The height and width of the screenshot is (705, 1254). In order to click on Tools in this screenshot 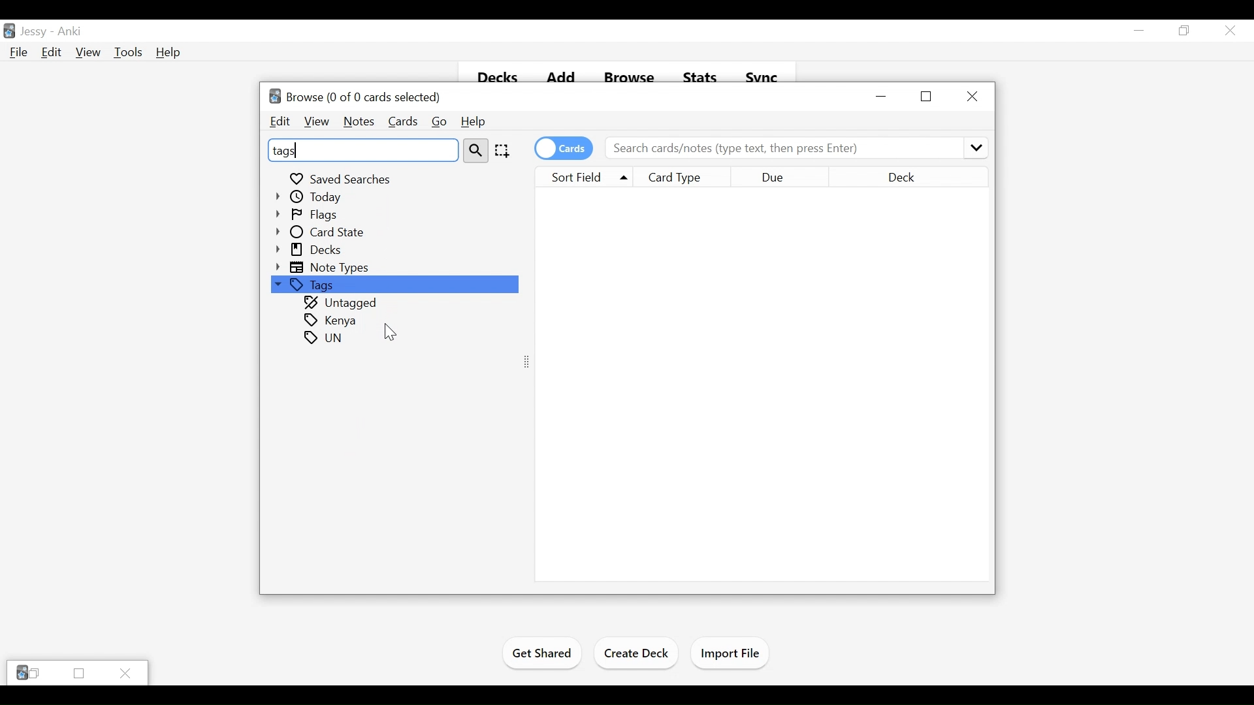, I will do `click(129, 53)`.